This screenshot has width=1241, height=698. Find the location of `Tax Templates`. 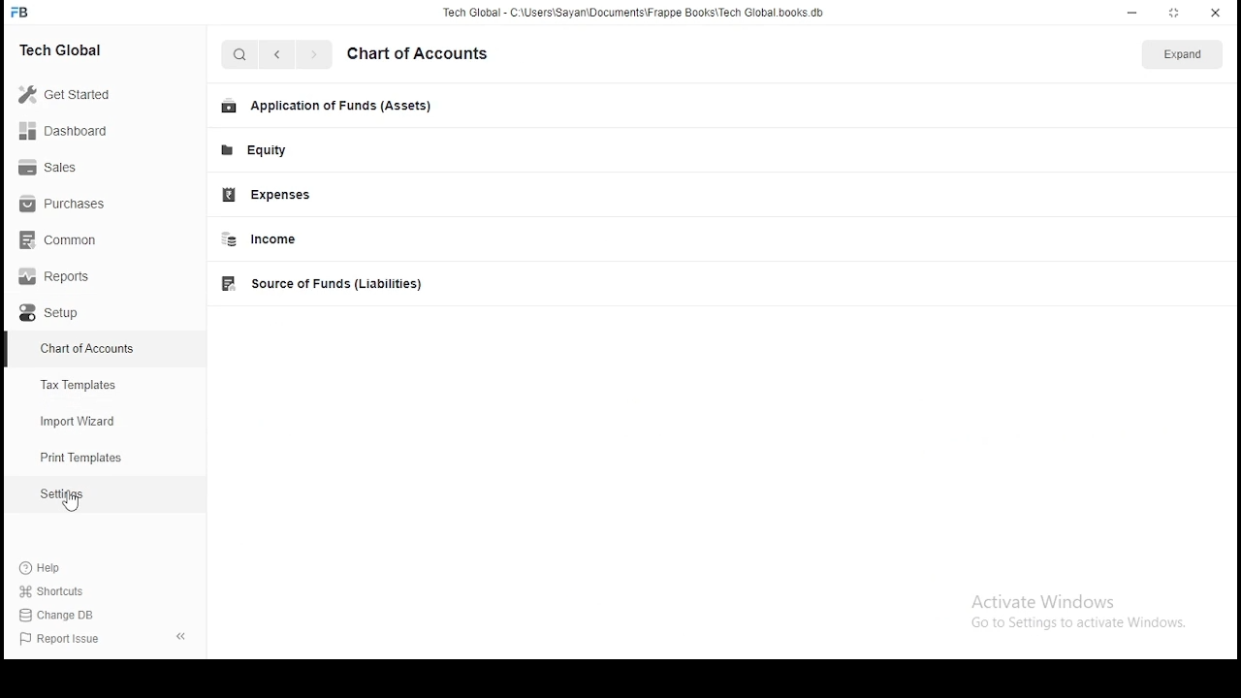

Tax Templates is located at coordinates (83, 387).